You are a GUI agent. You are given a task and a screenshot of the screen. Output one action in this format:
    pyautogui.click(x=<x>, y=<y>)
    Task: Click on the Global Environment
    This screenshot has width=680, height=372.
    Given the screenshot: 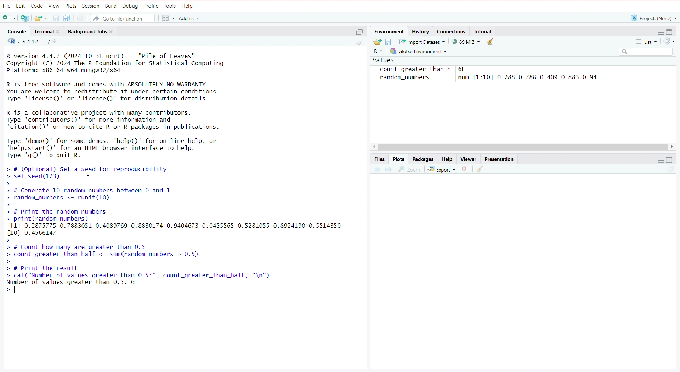 What is the action you would take?
    pyautogui.click(x=417, y=51)
    